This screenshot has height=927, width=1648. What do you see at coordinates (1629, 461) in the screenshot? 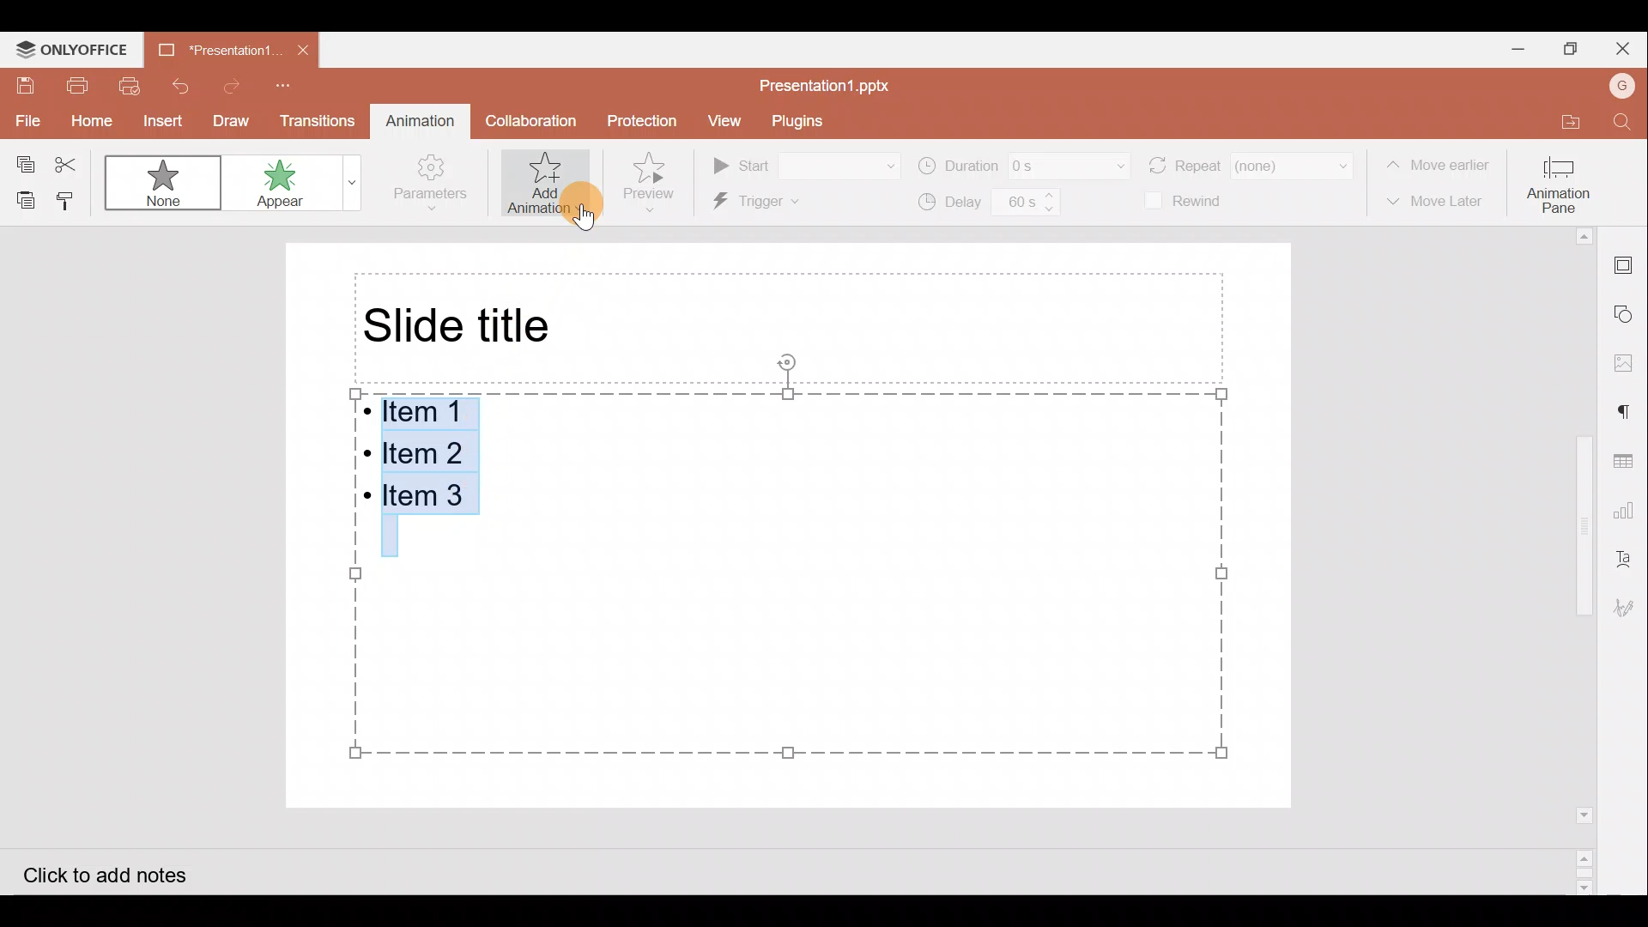
I see `Table settings` at bounding box center [1629, 461].